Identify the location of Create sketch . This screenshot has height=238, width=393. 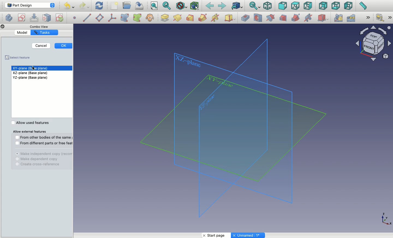
(9, 17).